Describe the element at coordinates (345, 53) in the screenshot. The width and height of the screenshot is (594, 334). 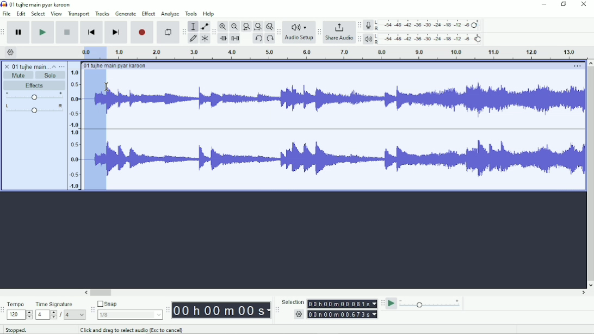
I see `Play duration` at that location.